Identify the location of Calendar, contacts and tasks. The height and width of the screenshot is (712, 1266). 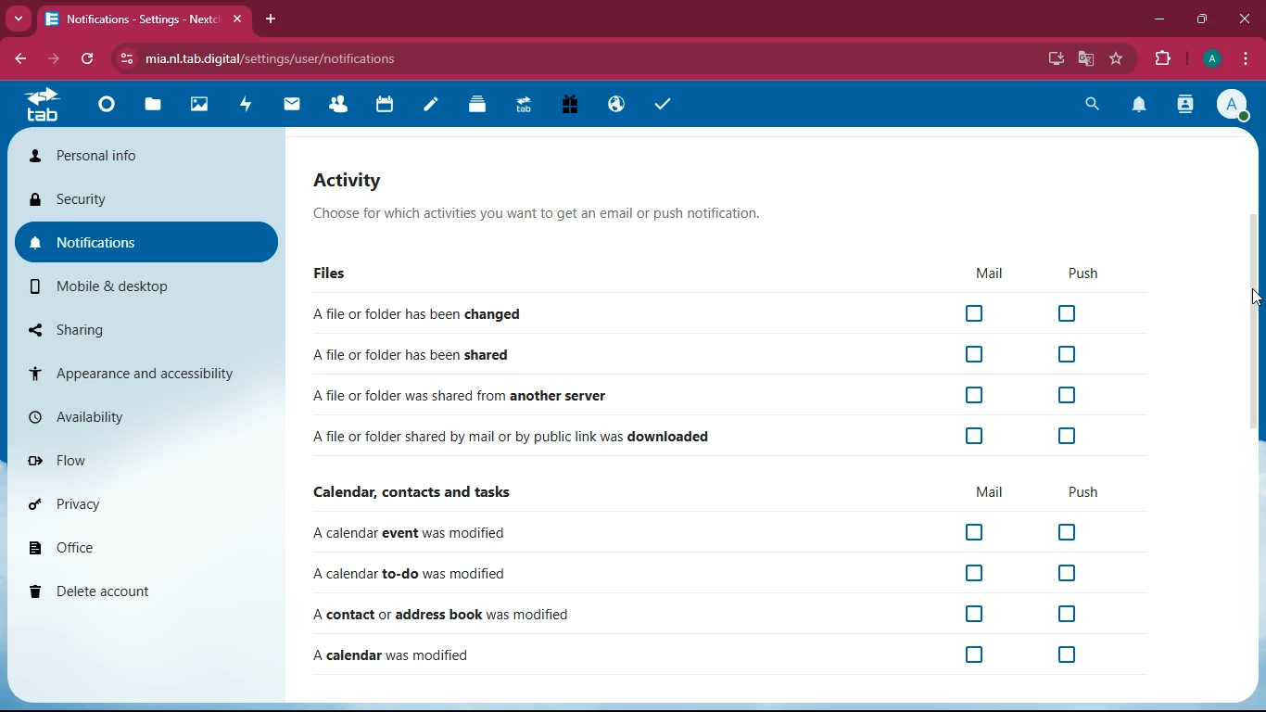
(418, 491).